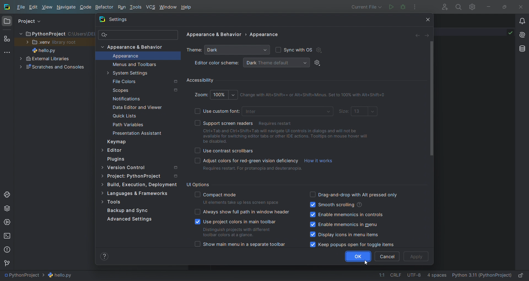 The width and height of the screenshot is (529, 281). What do you see at coordinates (105, 257) in the screenshot?
I see `help` at bounding box center [105, 257].